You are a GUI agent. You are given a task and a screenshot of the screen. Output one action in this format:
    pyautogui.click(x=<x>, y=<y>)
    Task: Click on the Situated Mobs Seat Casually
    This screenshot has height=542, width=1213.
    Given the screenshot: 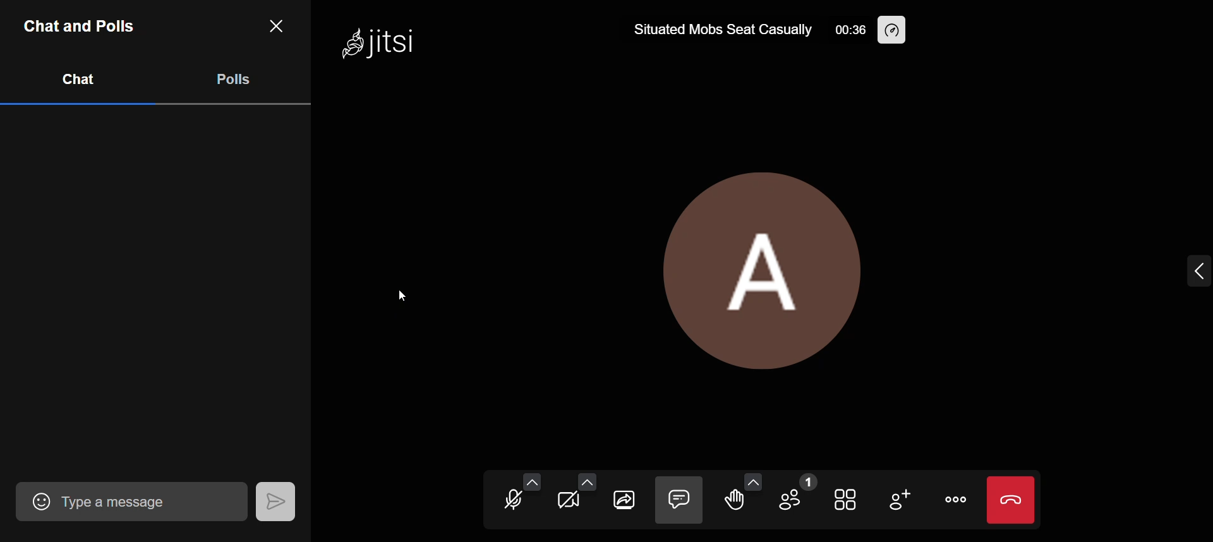 What is the action you would take?
    pyautogui.click(x=723, y=31)
    